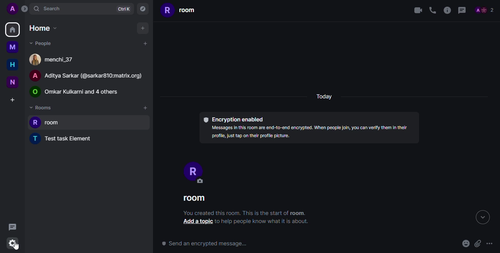 The image size is (500, 253). I want to click on people dropdown, so click(41, 44).